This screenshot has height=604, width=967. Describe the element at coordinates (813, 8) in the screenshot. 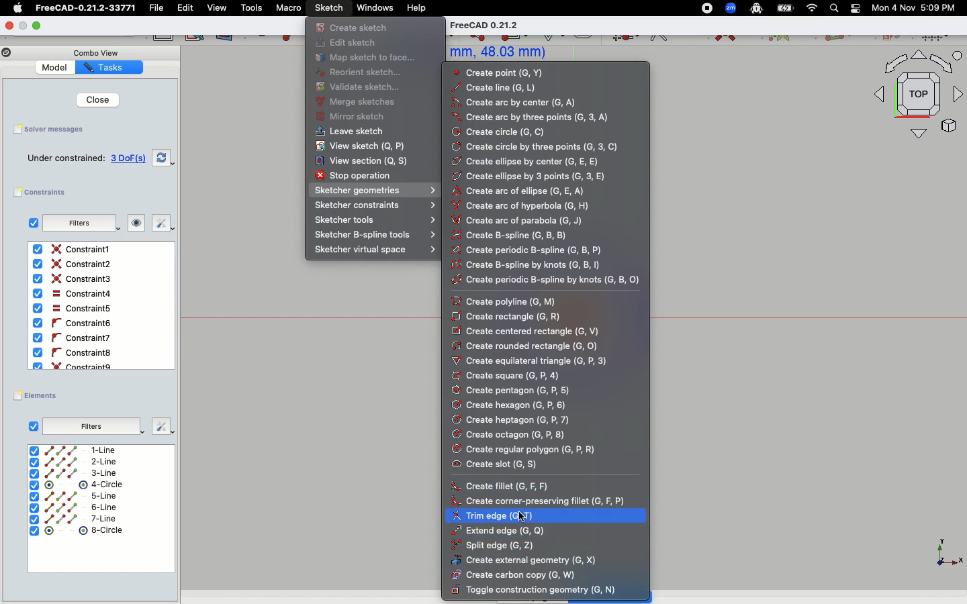

I see `Network` at that location.